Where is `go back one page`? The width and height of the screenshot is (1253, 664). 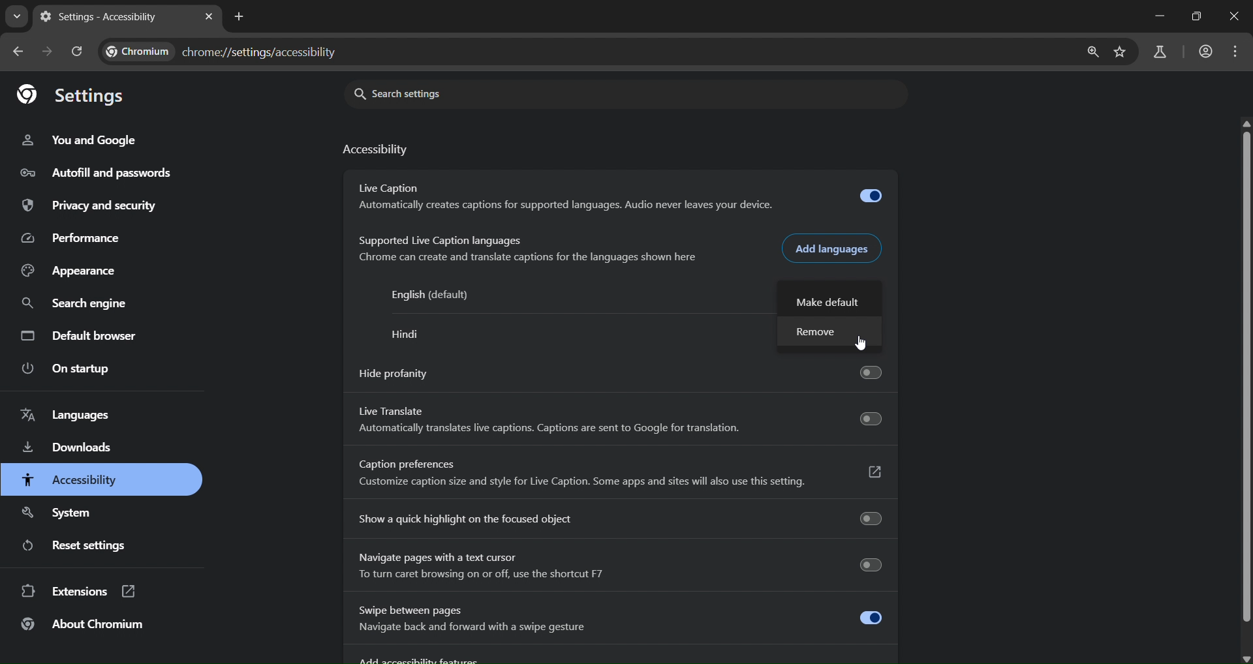 go back one page is located at coordinates (19, 52).